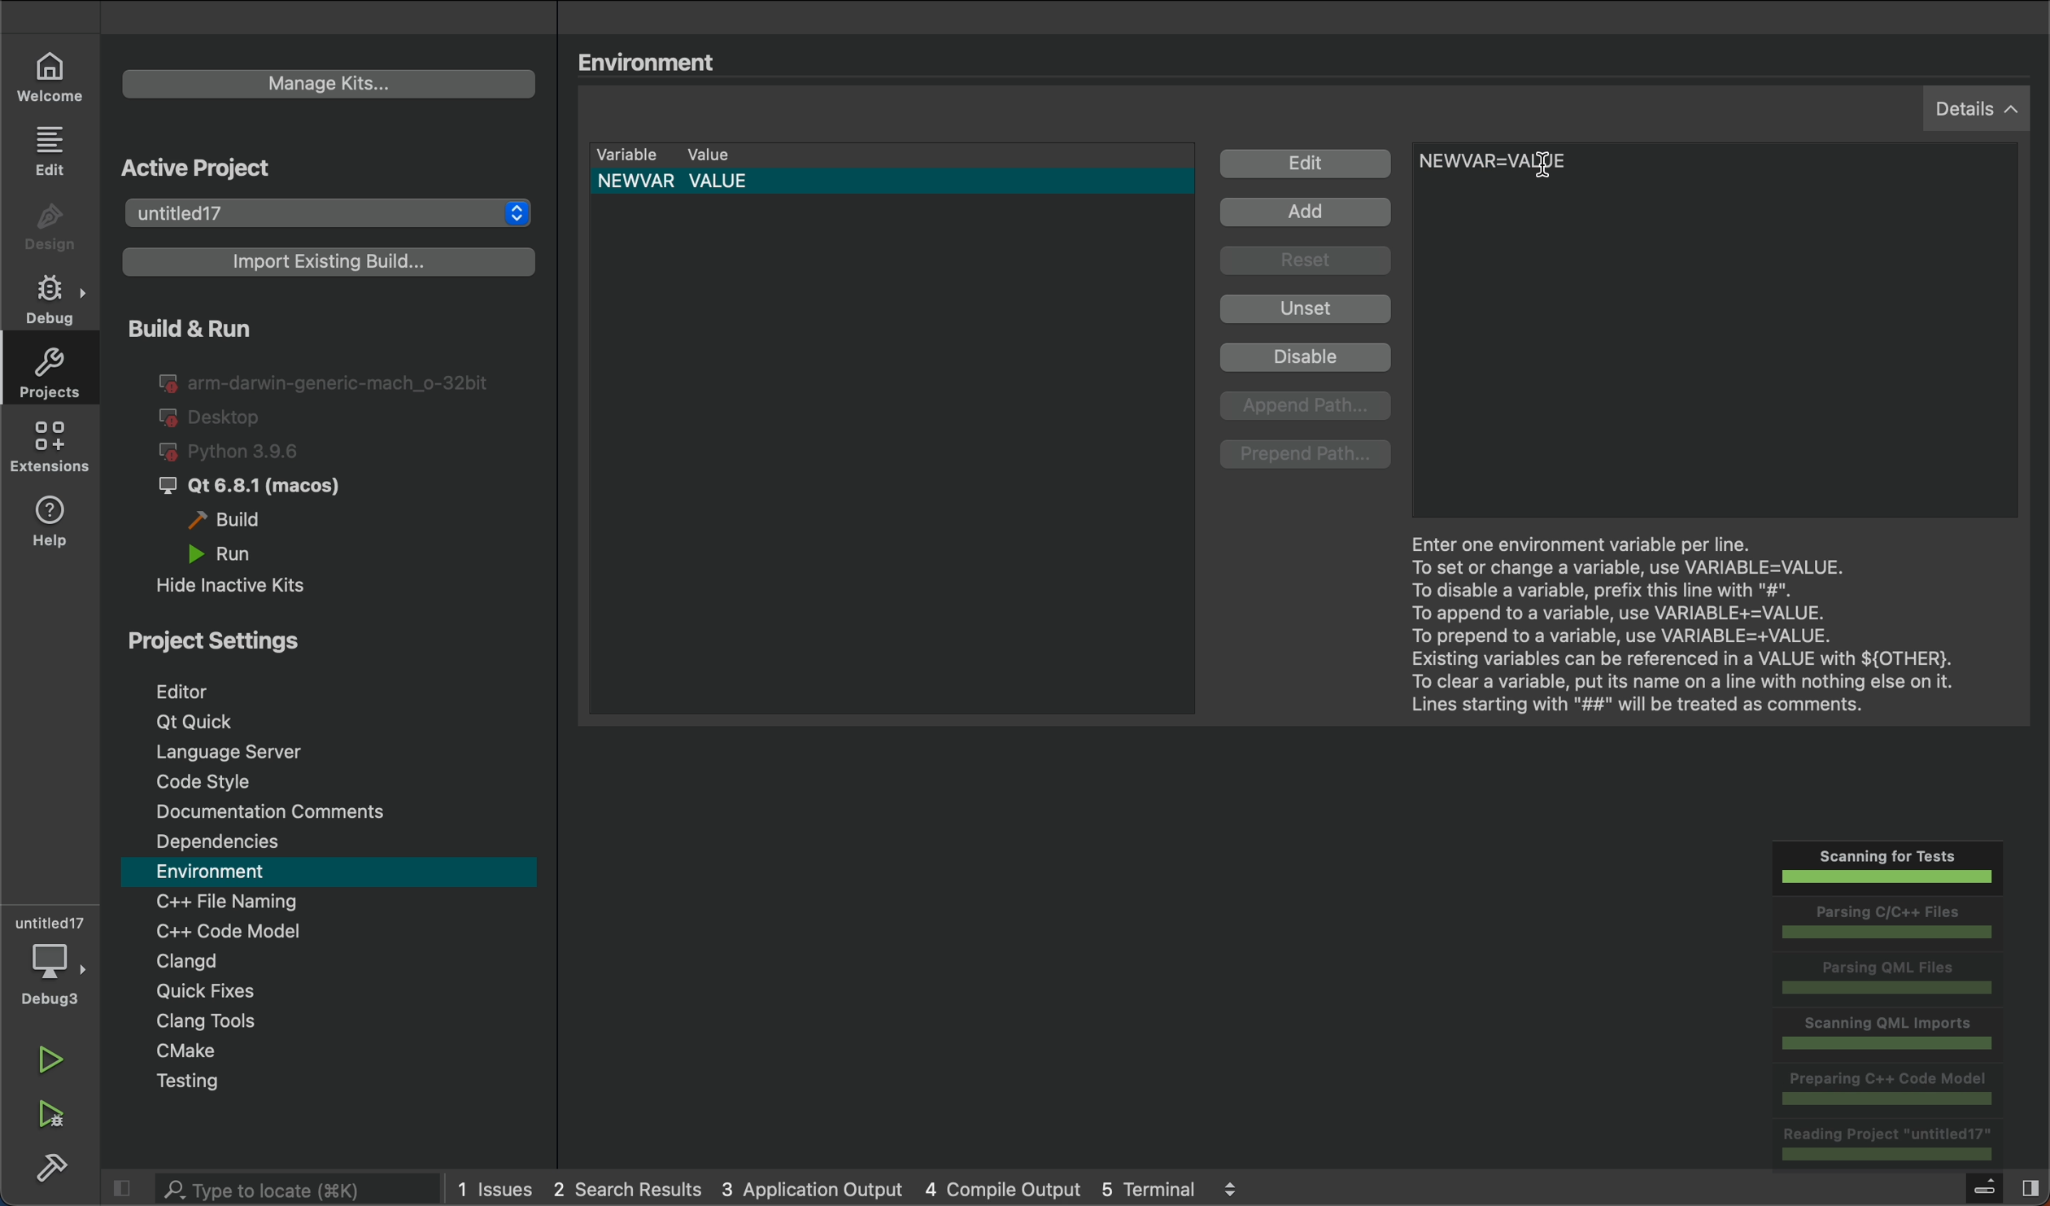  Describe the element at coordinates (1311, 360) in the screenshot. I see `Disable` at that location.